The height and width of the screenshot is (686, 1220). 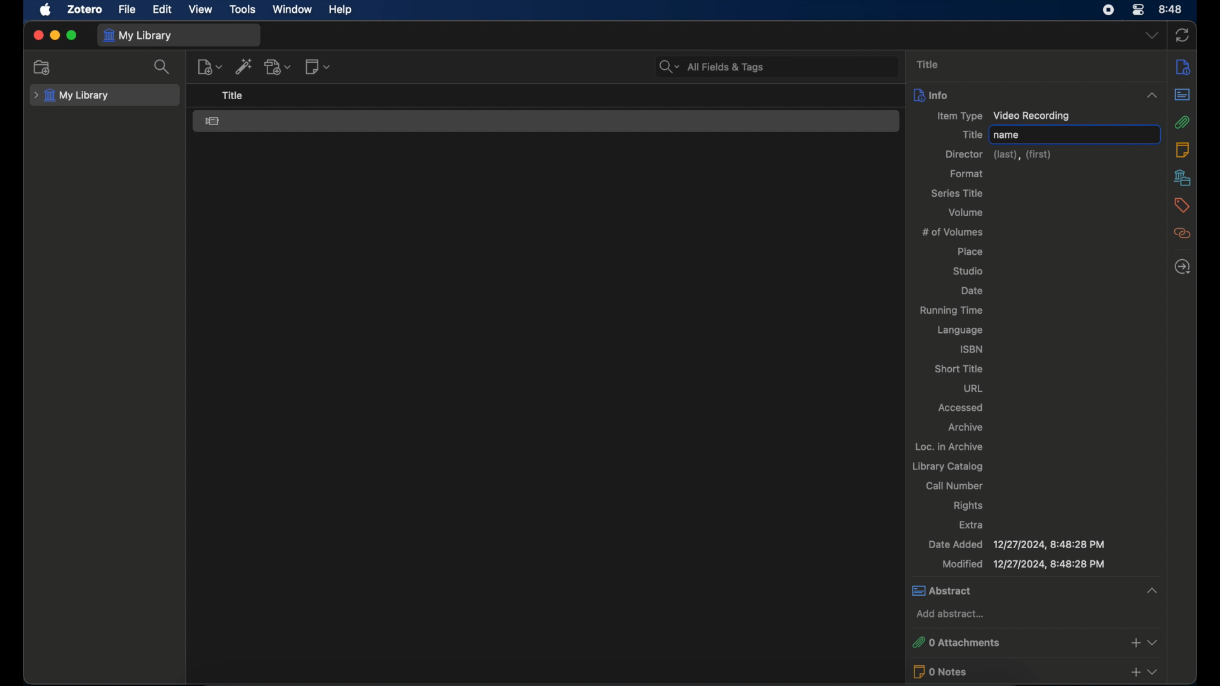 I want to click on accessed, so click(x=962, y=407).